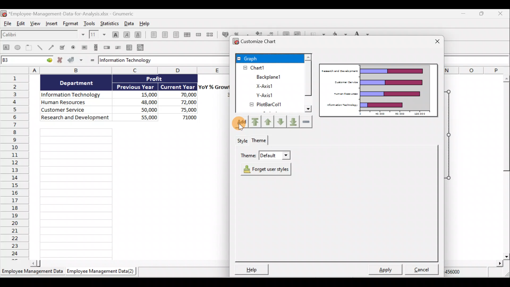 This screenshot has height=287, width=510. I want to click on Gnumeric logo, so click(4, 13).